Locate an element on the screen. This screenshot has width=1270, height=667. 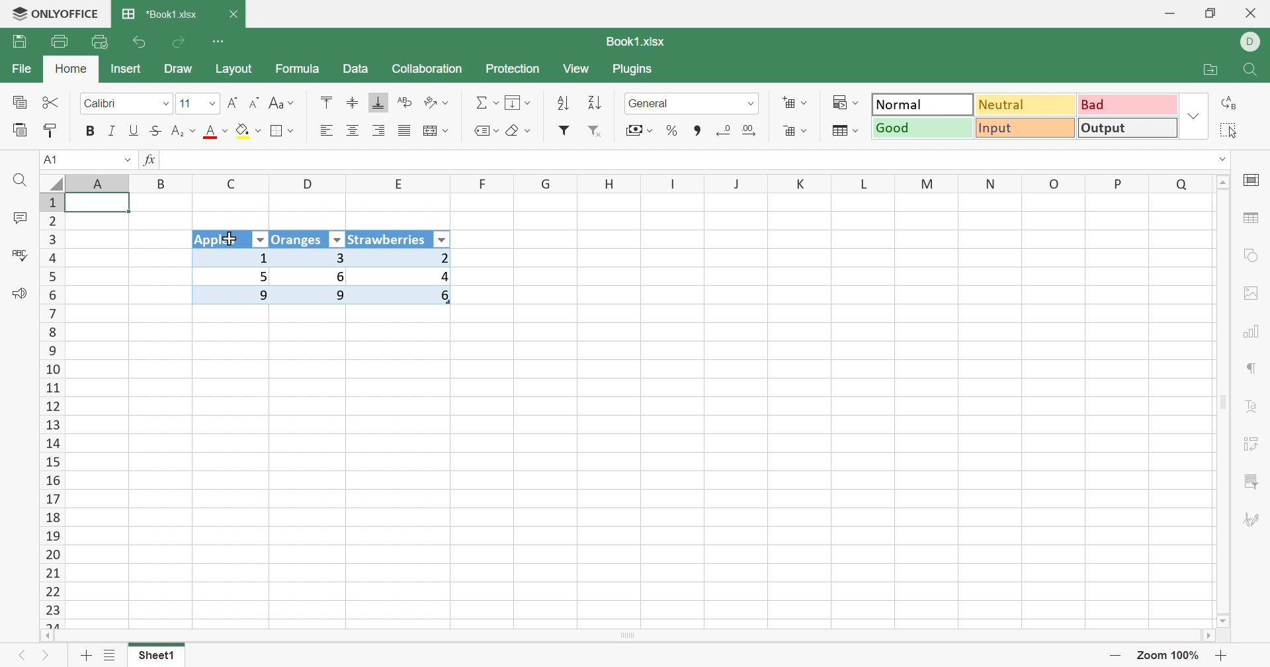
fx is located at coordinates (150, 161).